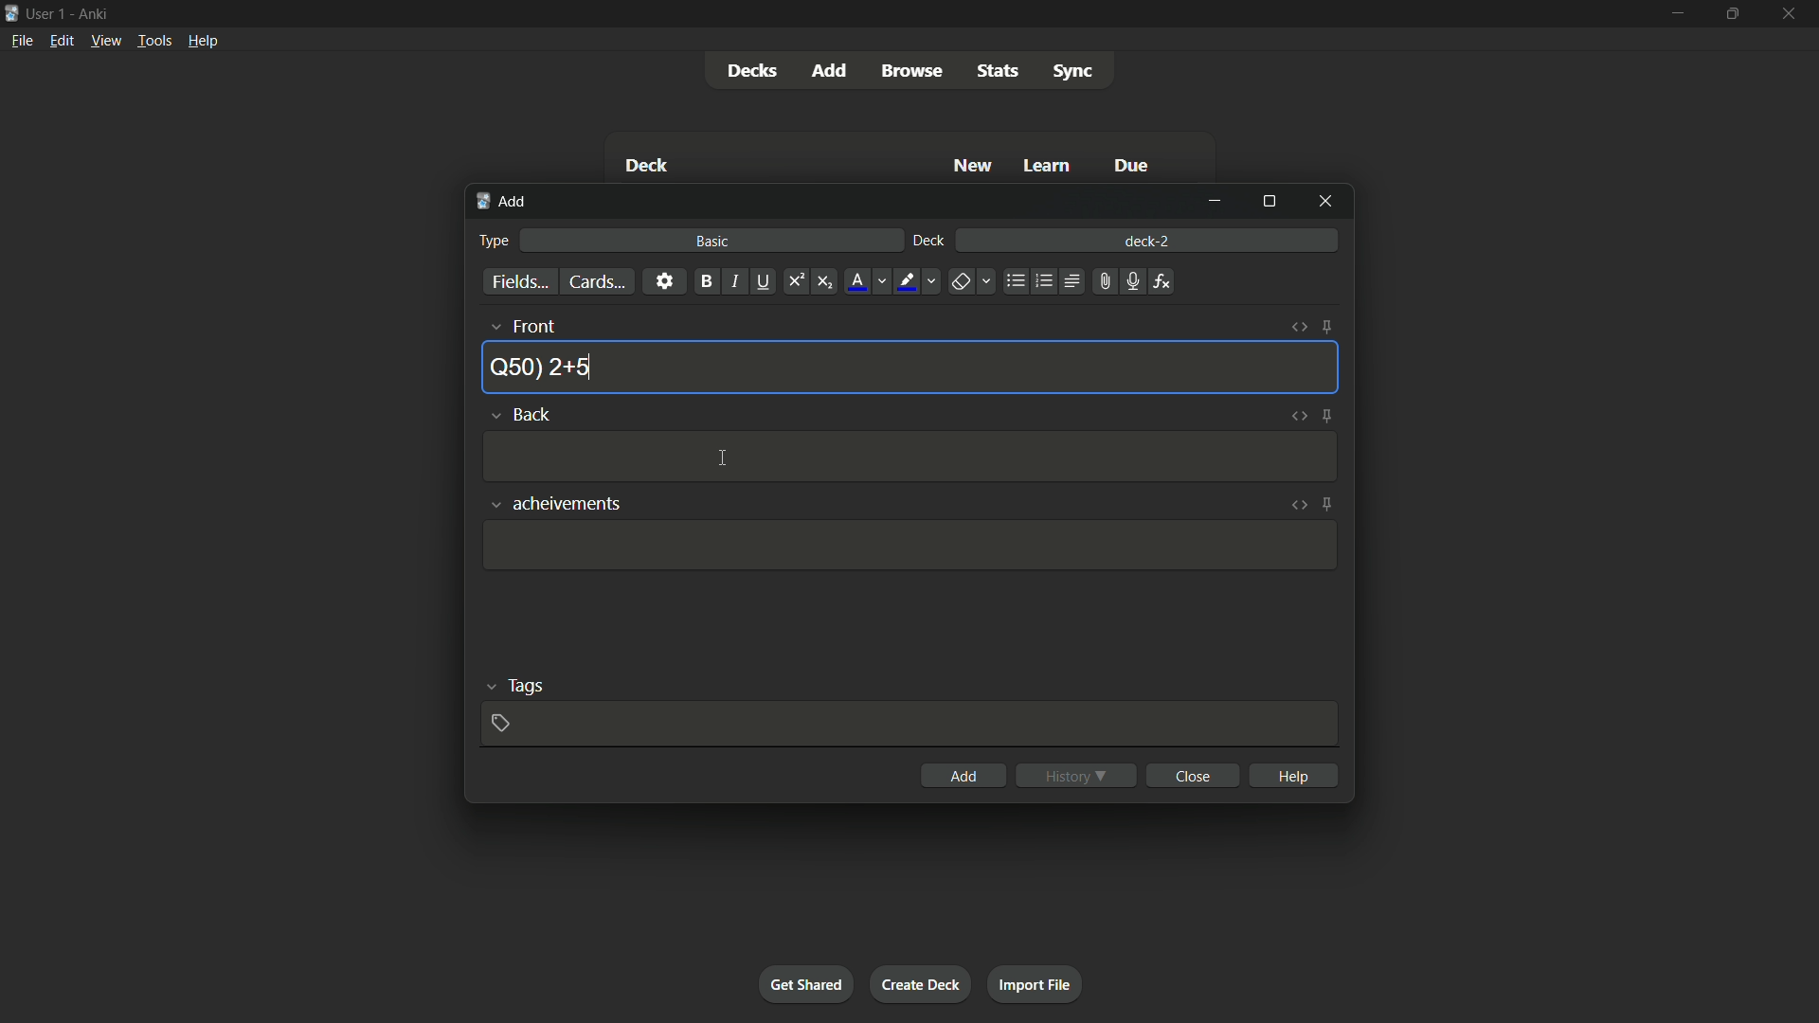 This screenshot has width=1819, height=1023. Describe the element at coordinates (1296, 416) in the screenshot. I see `toggle html editor` at that location.